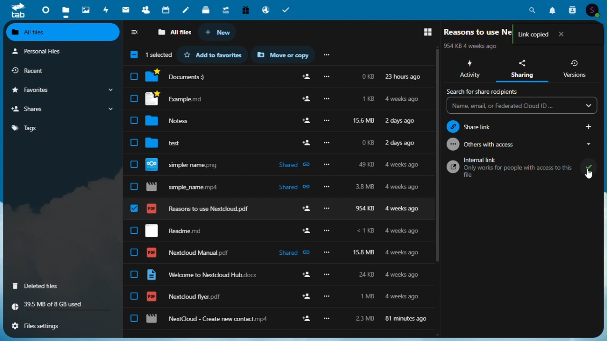 The height and width of the screenshot is (341, 607). I want to click on 4 weeks ago, so click(401, 231).